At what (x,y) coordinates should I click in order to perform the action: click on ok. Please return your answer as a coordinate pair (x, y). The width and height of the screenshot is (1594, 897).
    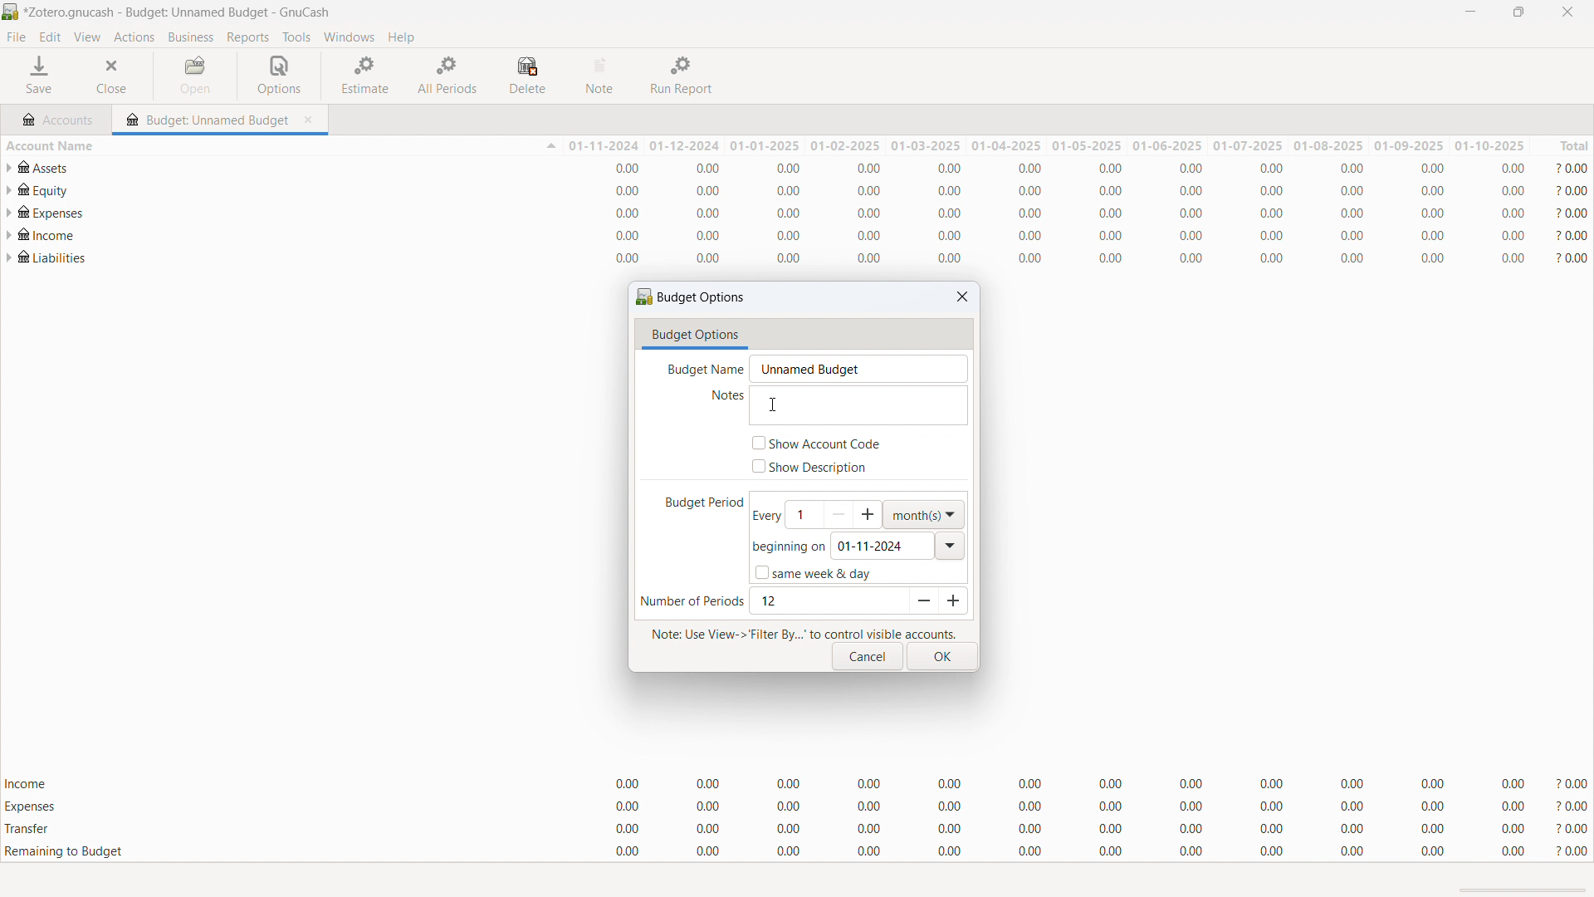
    Looking at the image, I should click on (942, 657).